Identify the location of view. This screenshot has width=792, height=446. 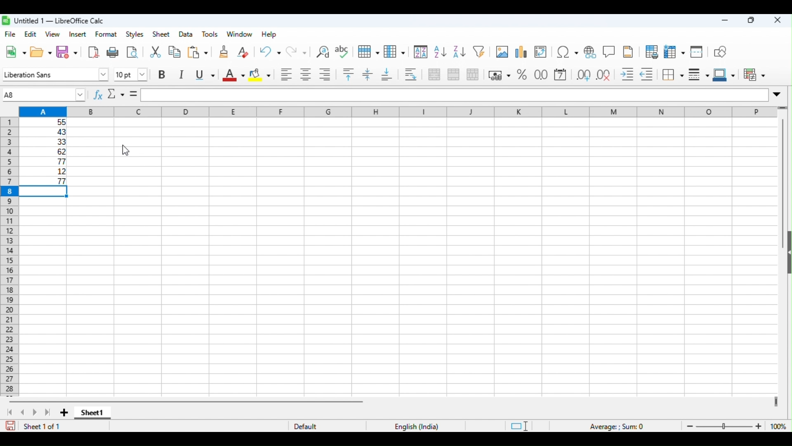
(52, 34).